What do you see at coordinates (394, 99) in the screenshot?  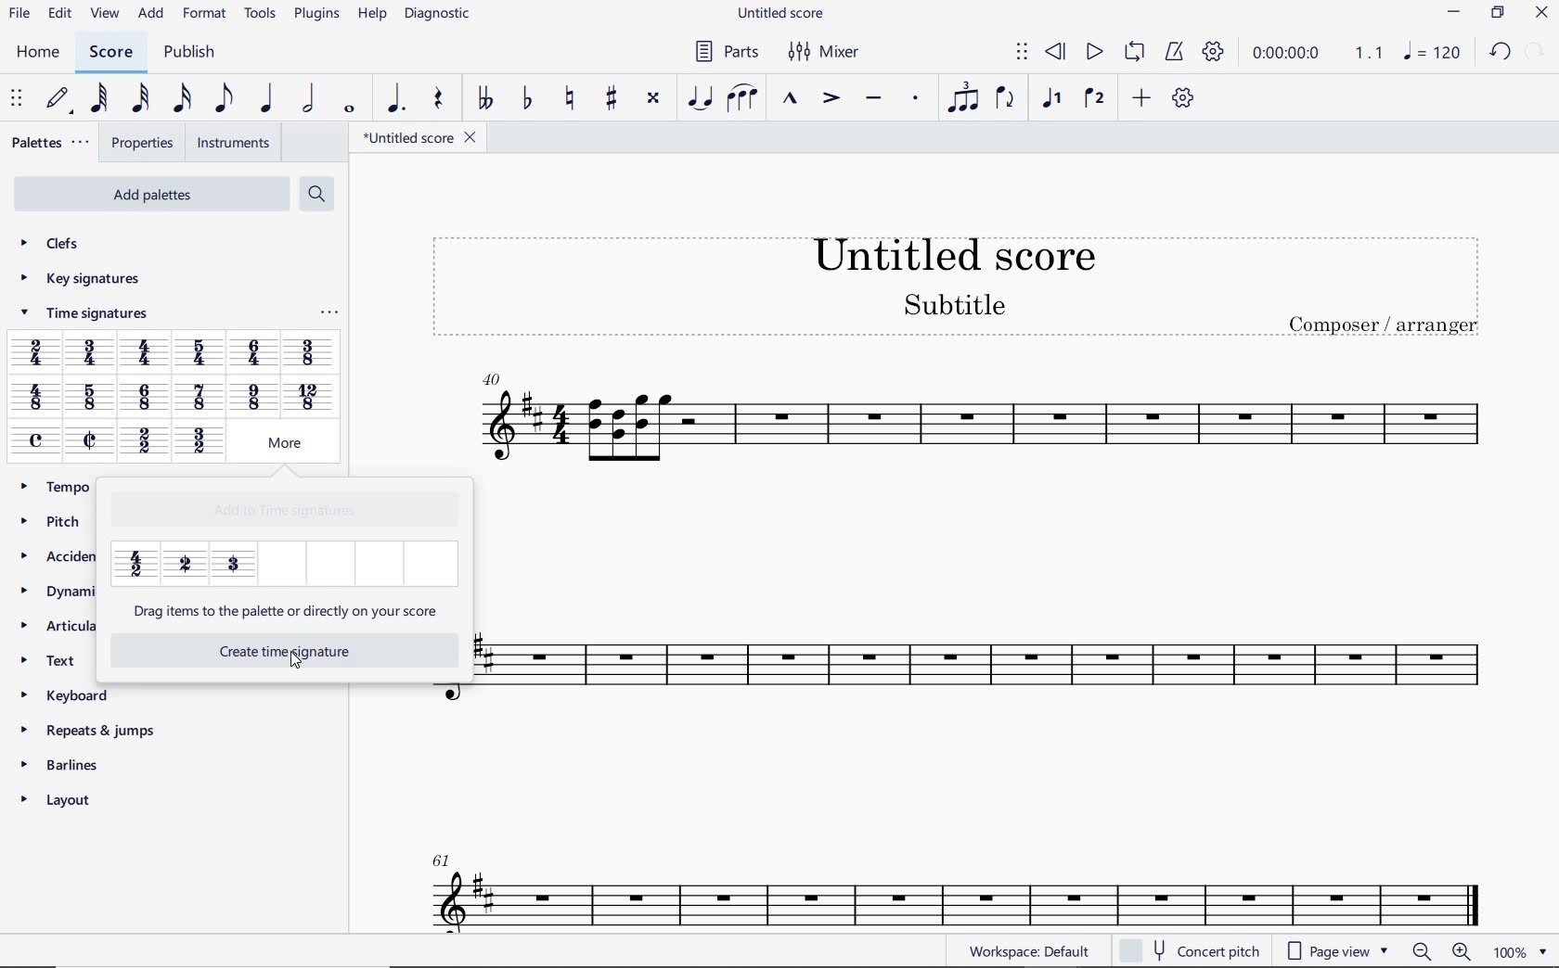 I see `AUGMENTATION DOT` at bounding box center [394, 99].